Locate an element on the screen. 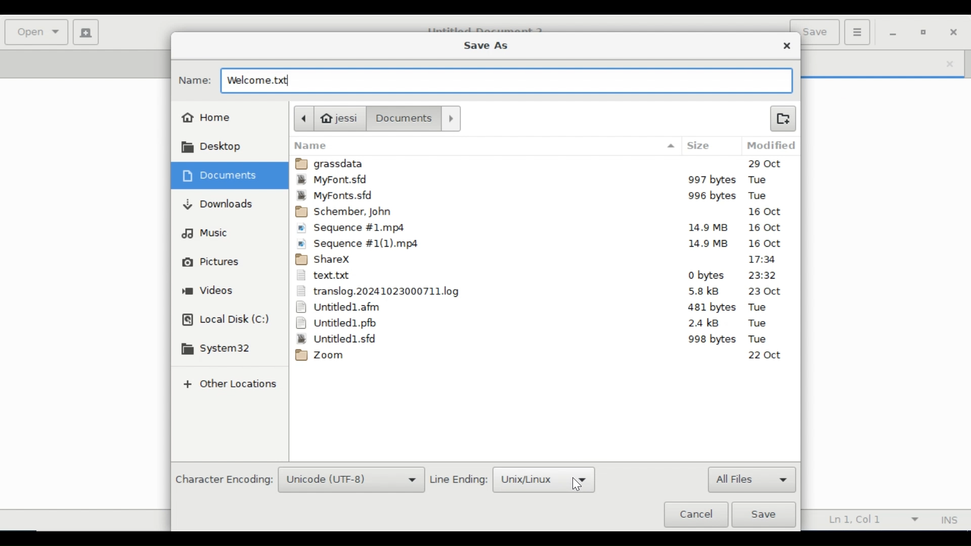 The image size is (971, 546). Welcome.txt is located at coordinates (269, 81).